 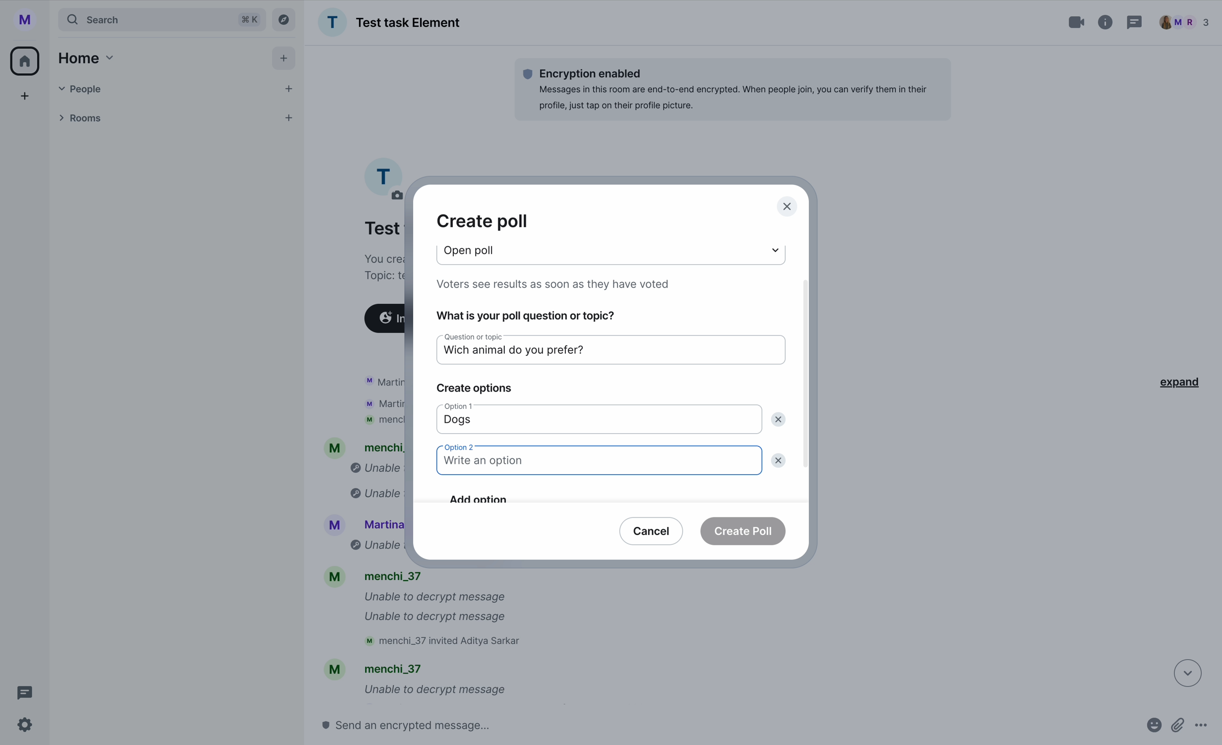 I want to click on close pop-up, so click(x=788, y=207).